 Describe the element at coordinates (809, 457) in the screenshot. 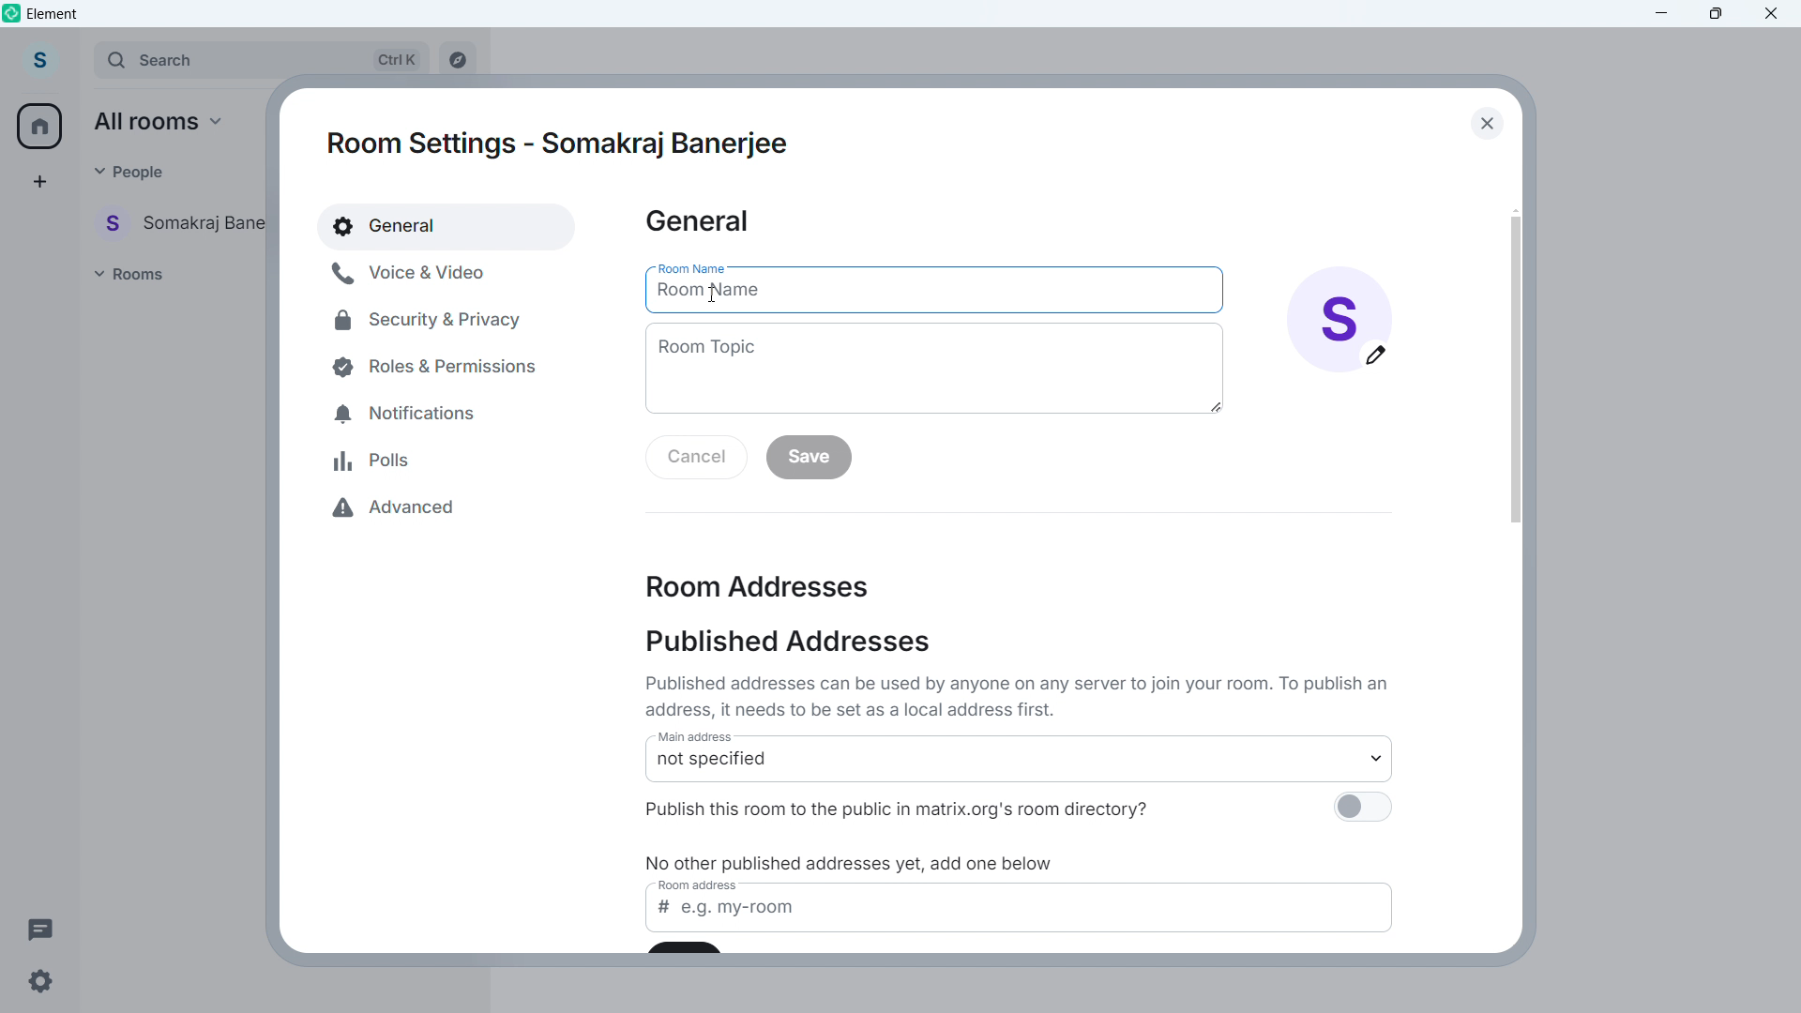

I see `save ` at that location.